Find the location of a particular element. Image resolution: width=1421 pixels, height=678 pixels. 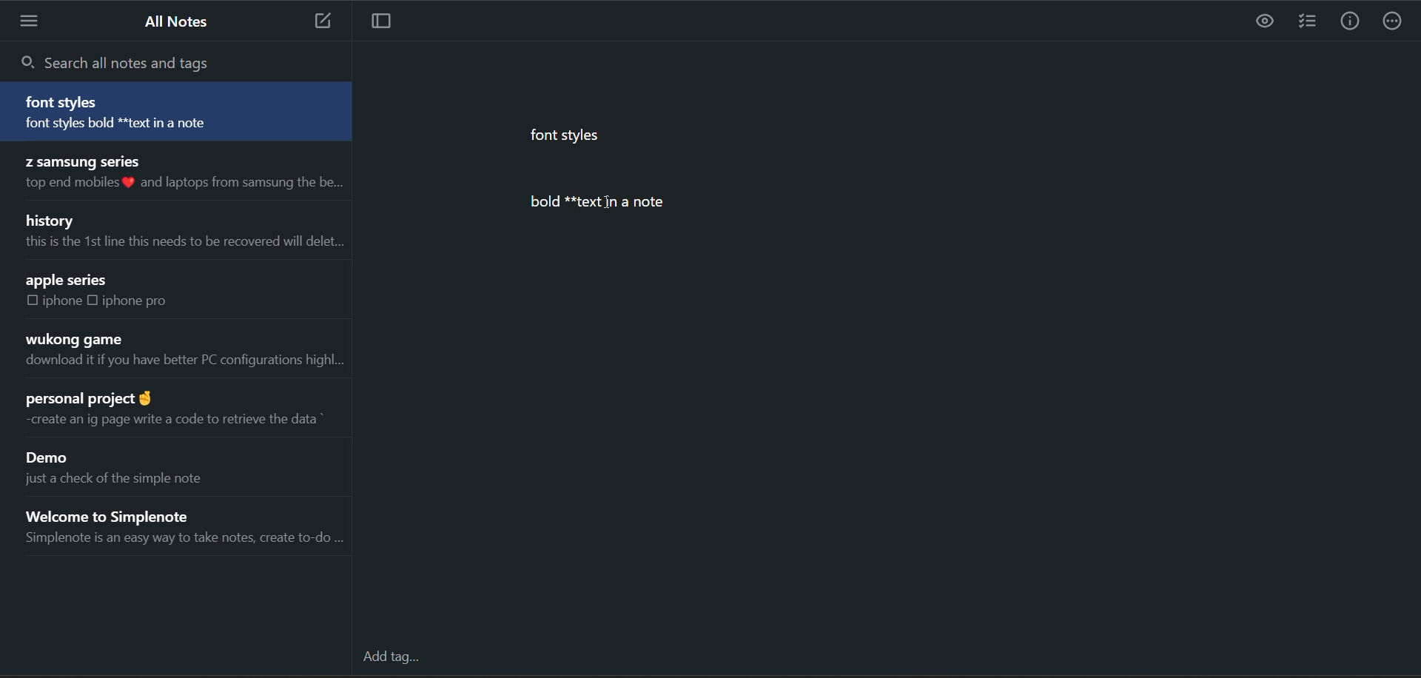

Simplenote is an easy way to take notes, create to-do ... is located at coordinates (183, 541).